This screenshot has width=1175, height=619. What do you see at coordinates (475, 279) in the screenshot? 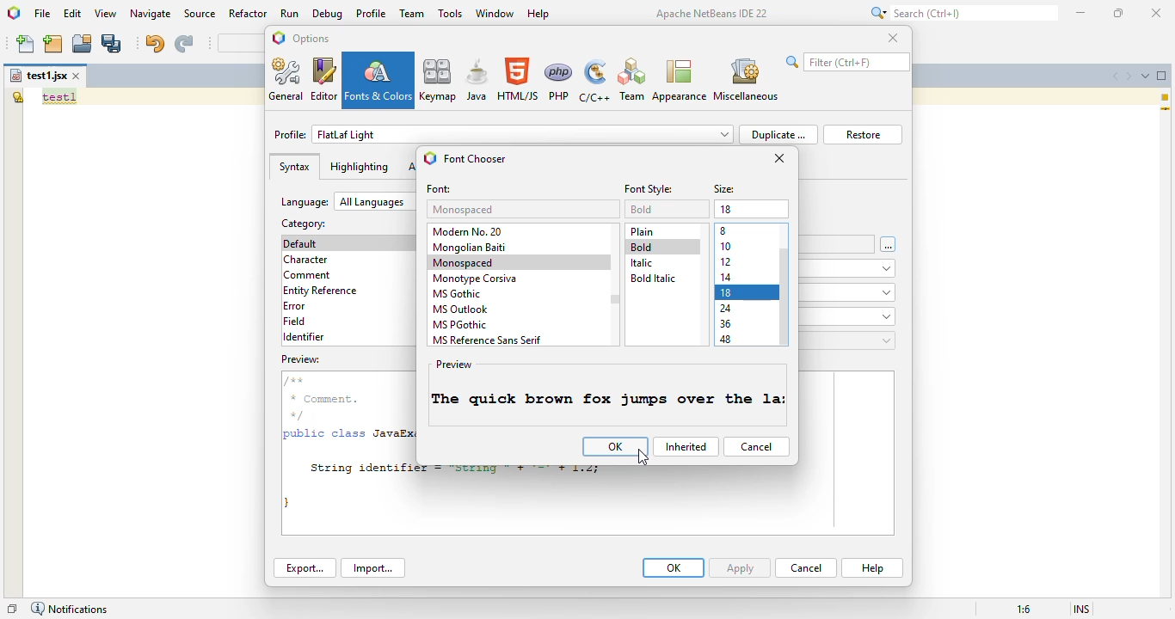
I see `monotype corsiva` at bounding box center [475, 279].